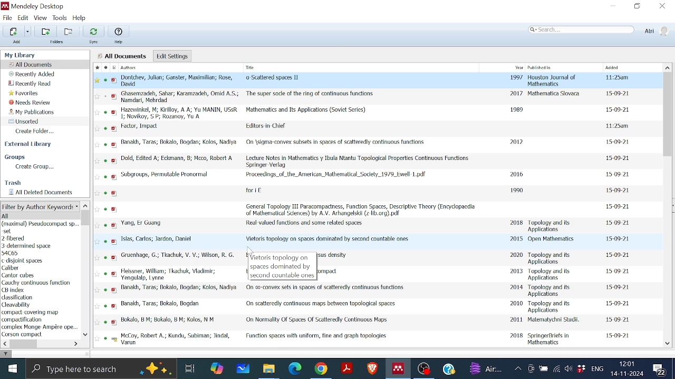 Image resolution: width=675 pixels, height=379 pixels. Describe the element at coordinates (551, 290) in the screenshot. I see `Published in` at that location.